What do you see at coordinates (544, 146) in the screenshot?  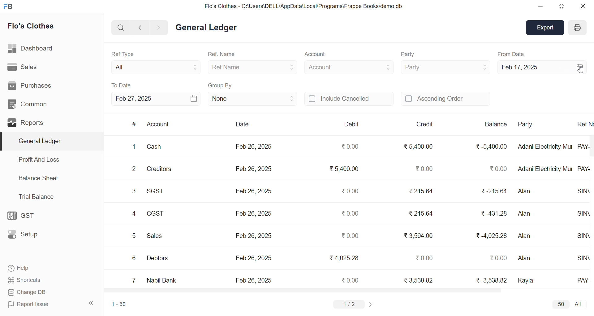 I see `Adani Electricity Mui..` at bounding box center [544, 146].